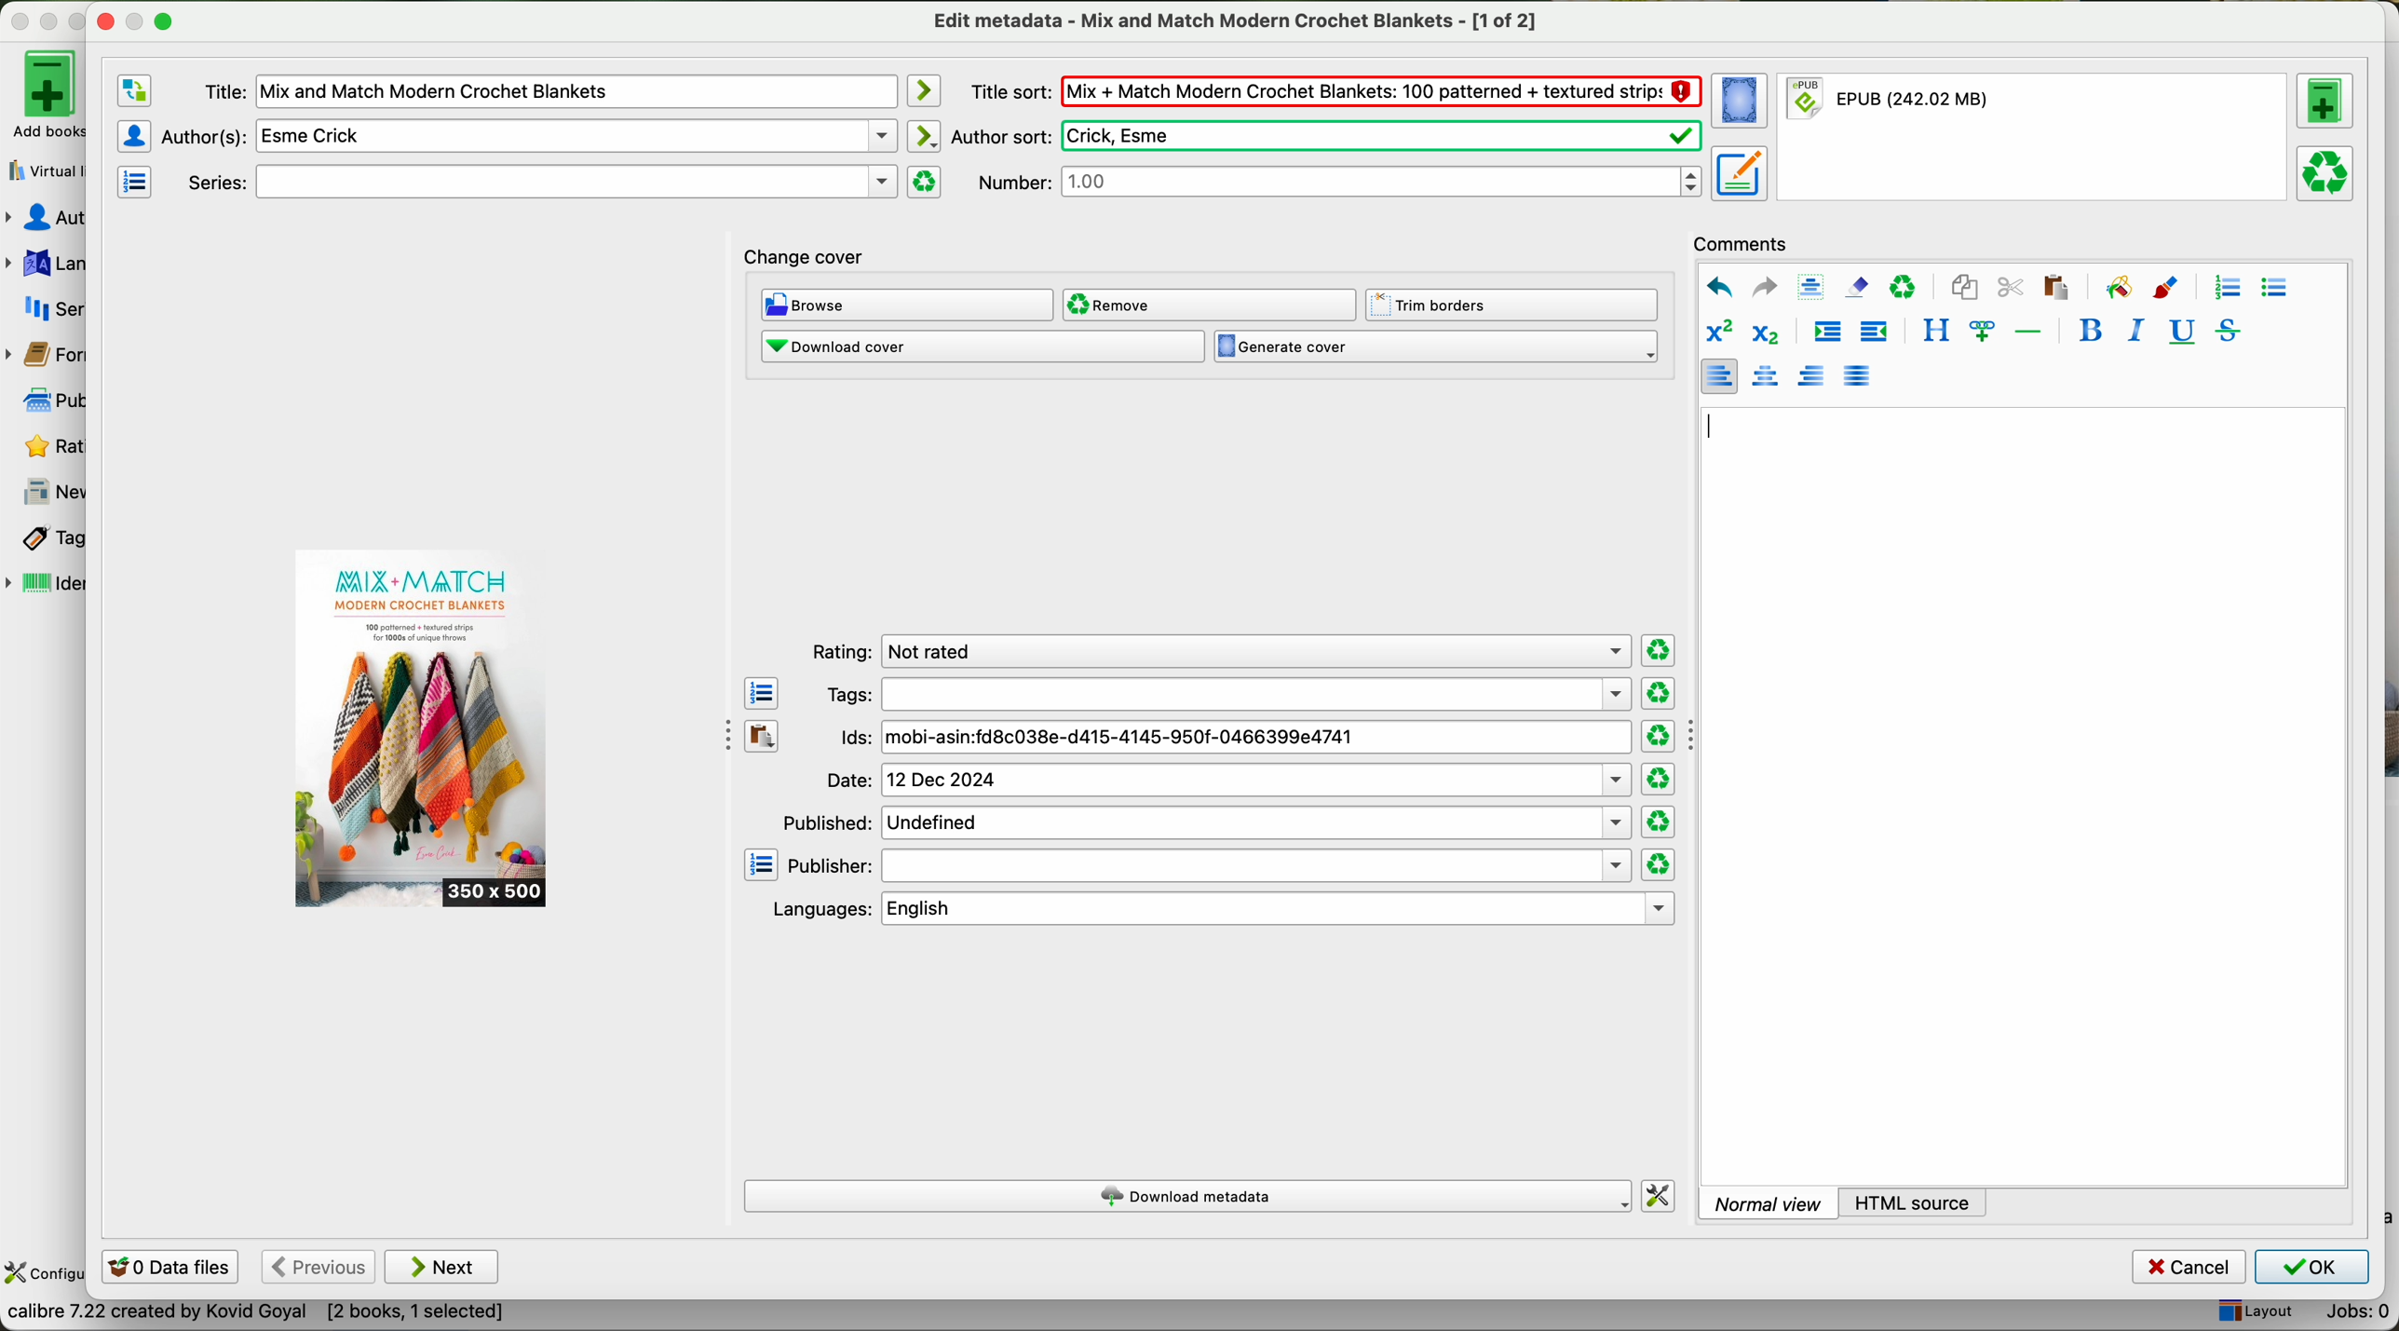 Image resolution: width=2399 pixels, height=1331 pixels. What do you see at coordinates (1857, 286) in the screenshot?
I see `remove formatting` at bounding box center [1857, 286].